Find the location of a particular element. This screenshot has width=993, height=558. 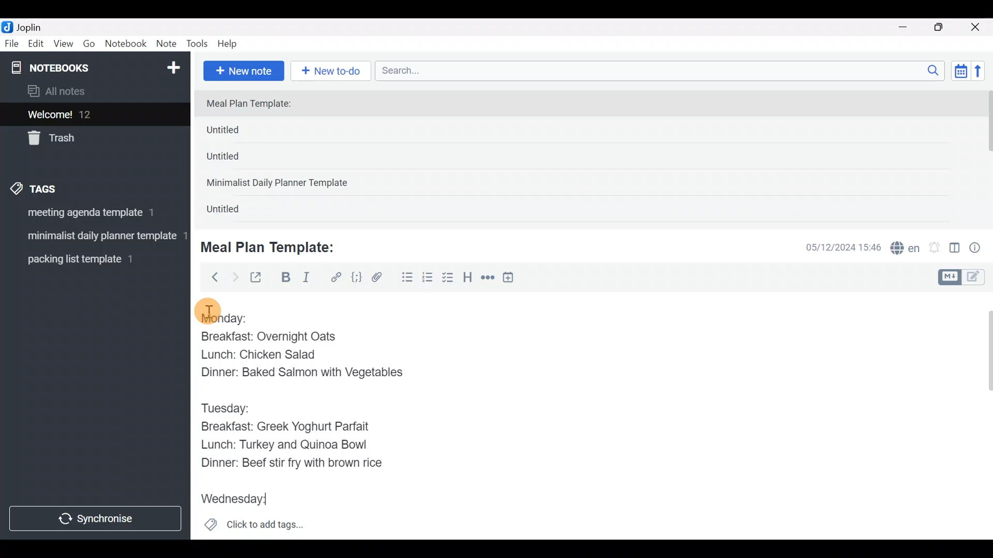

Minimize is located at coordinates (909, 26).